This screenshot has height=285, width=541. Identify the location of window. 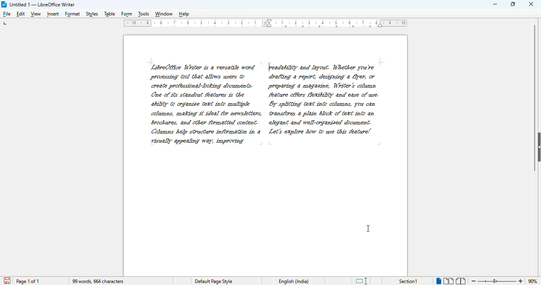
(164, 15).